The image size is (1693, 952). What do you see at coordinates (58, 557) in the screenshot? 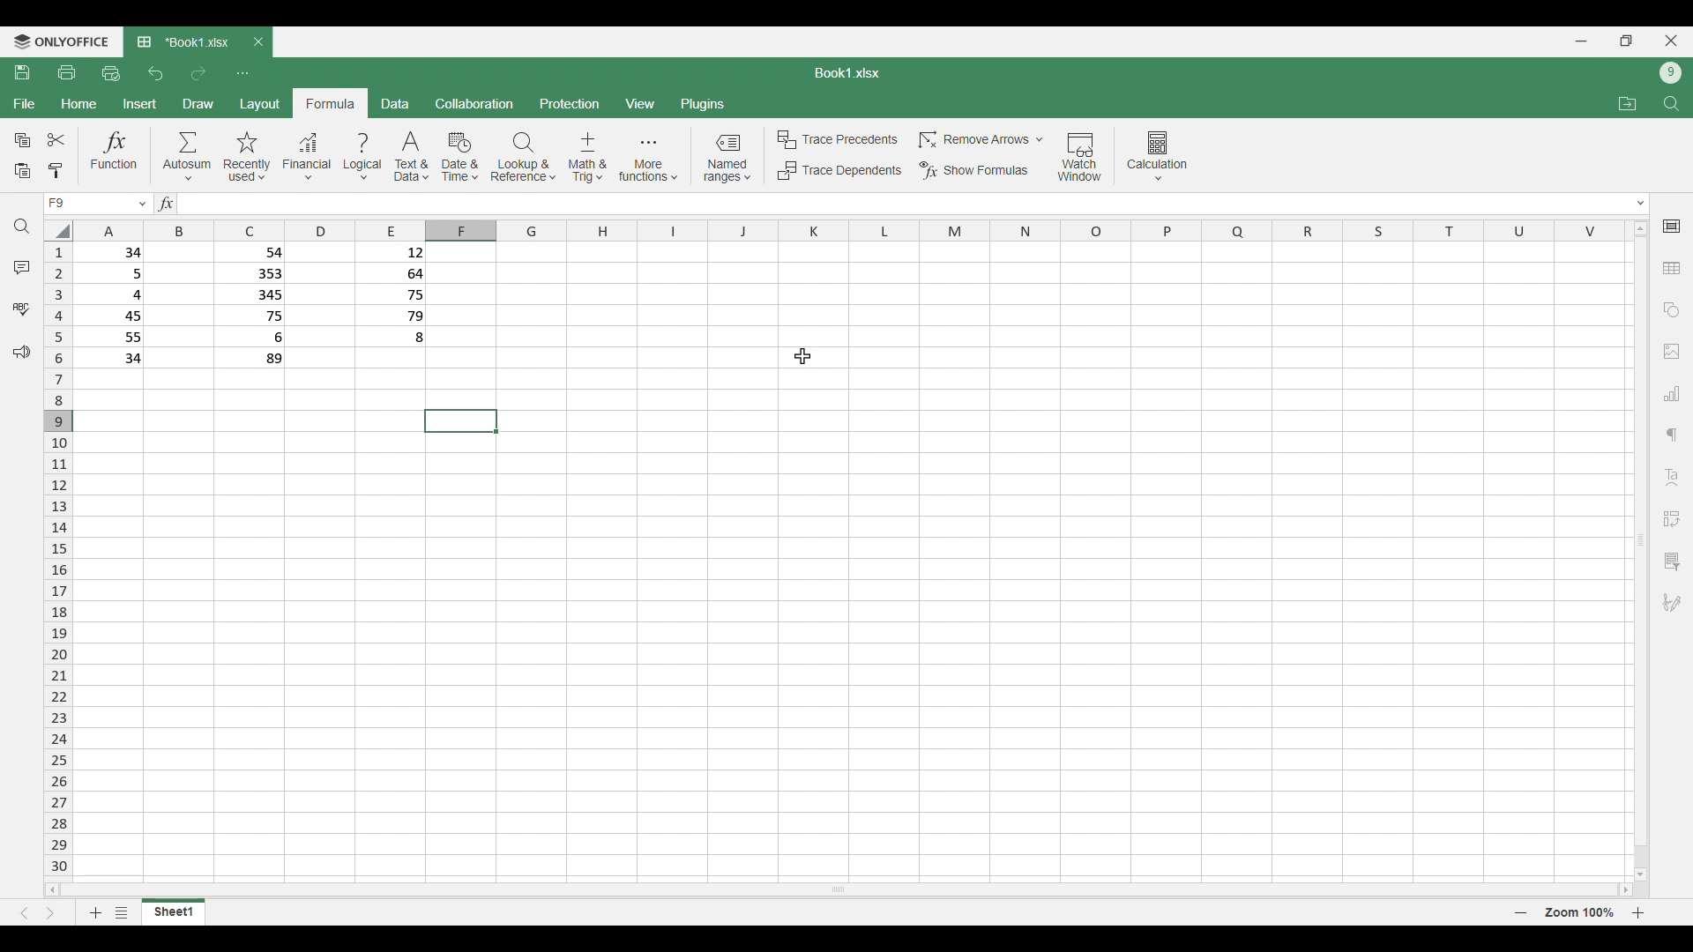
I see `Indicates rows` at bounding box center [58, 557].